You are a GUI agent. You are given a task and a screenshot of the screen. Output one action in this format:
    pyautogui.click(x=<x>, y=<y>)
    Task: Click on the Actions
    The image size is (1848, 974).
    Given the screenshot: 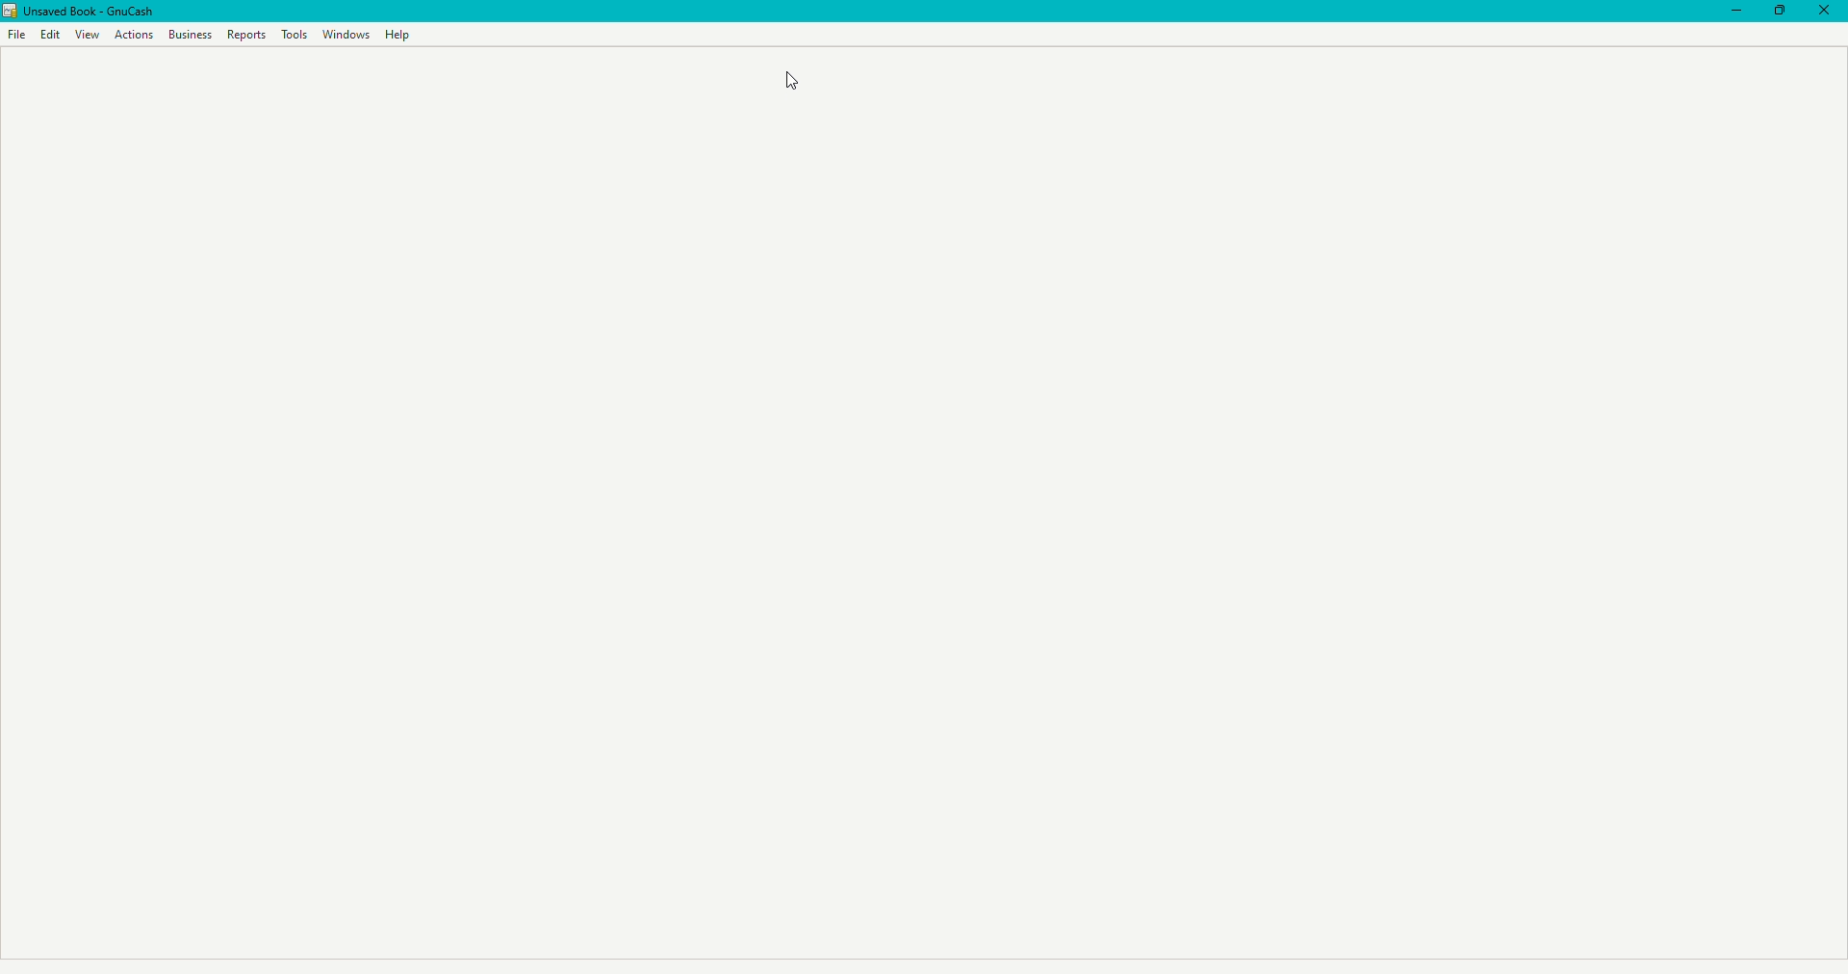 What is the action you would take?
    pyautogui.click(x=133, y=35)
    